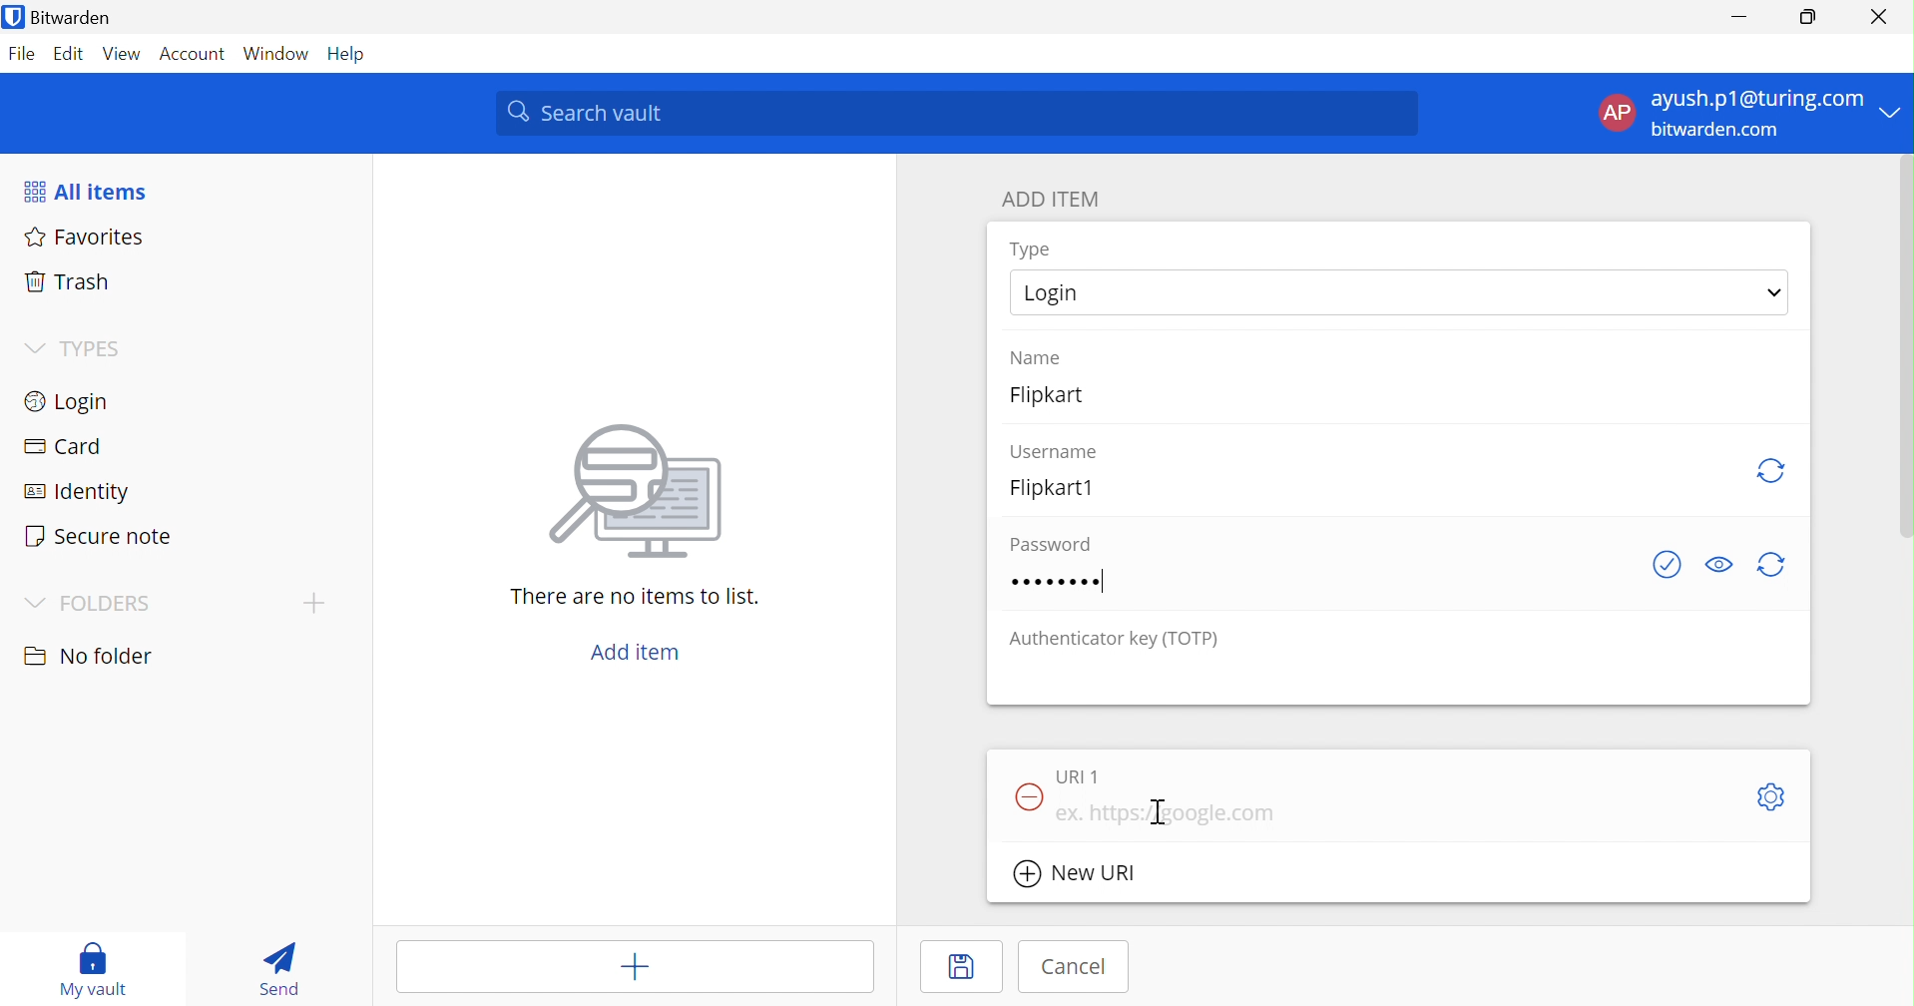 The width and height of the screenshot is (1914, 1006). What do you see at coordinates (107, 605) in the screenshot?
I see `FOLDERS` at bounding box center [107, 605].